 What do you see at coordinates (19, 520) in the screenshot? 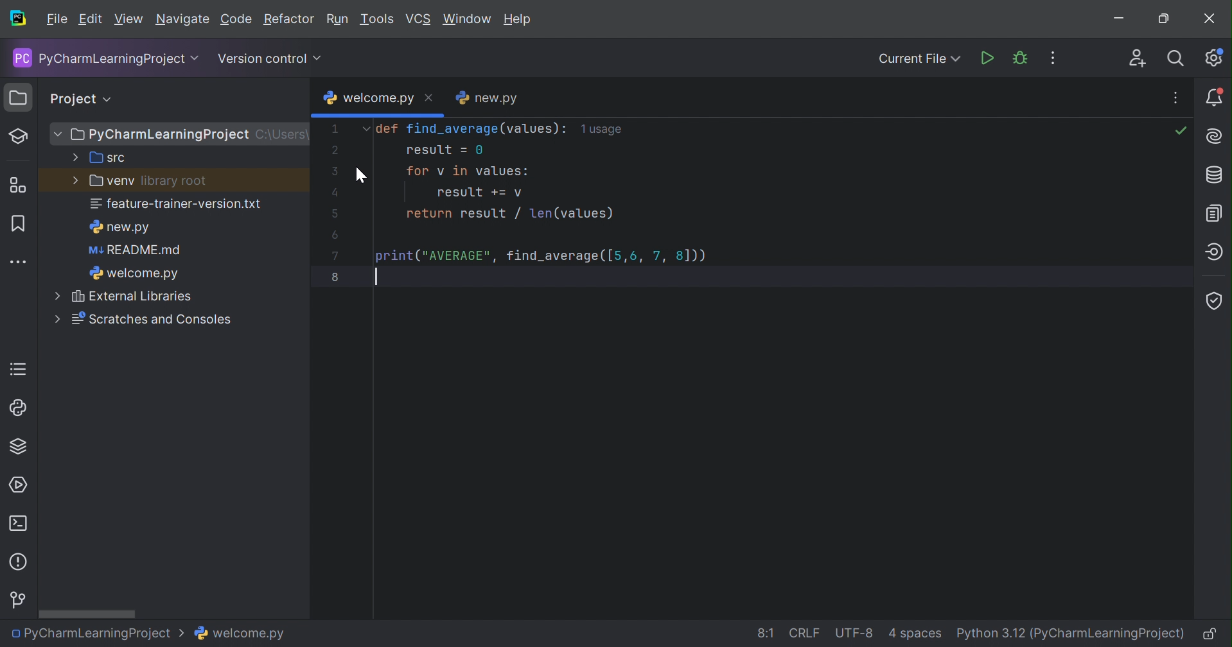
I see `Terminal` at bounding box center [19, 520].